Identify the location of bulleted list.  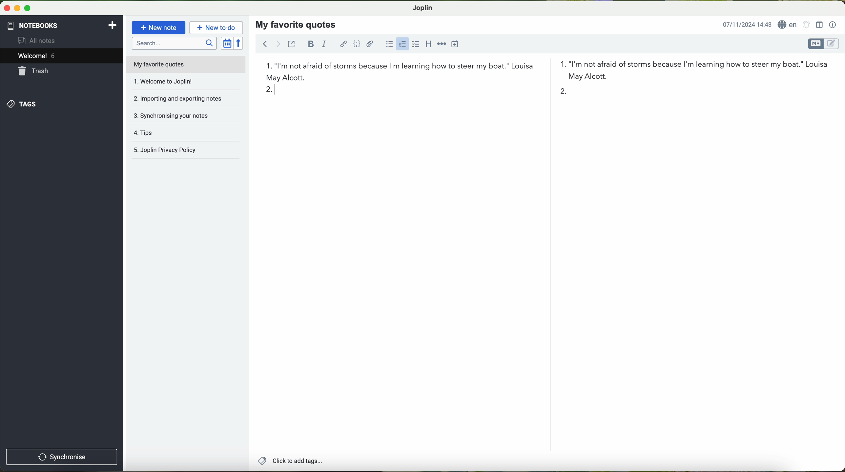
(389, 45).